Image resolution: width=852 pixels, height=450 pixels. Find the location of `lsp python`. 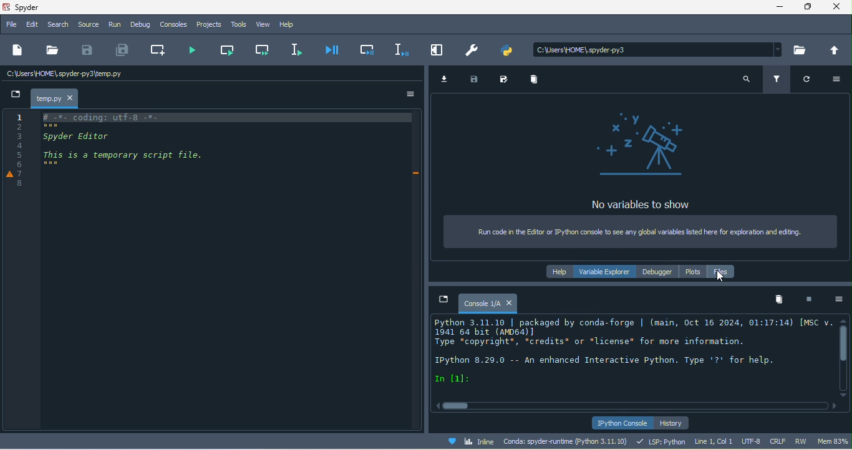

lsp python is located at coordinates (661, 441).